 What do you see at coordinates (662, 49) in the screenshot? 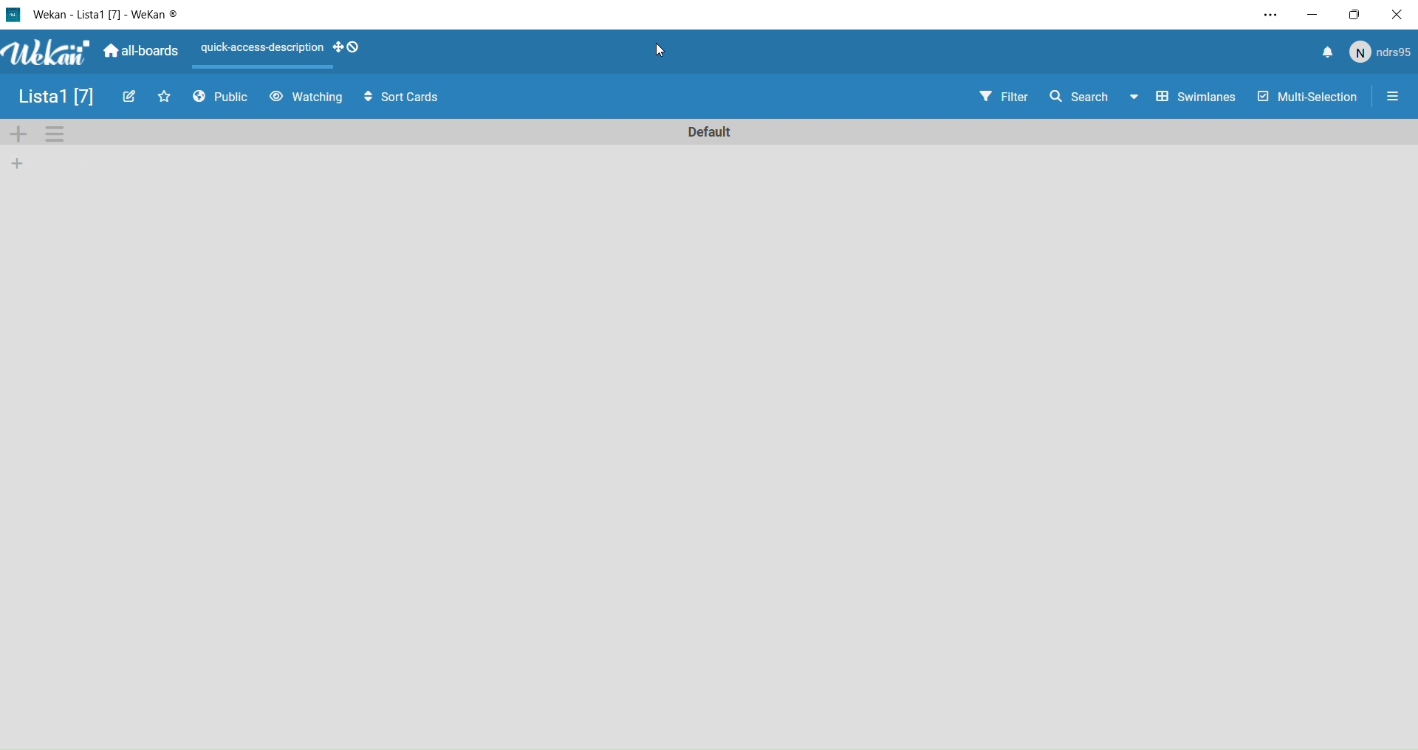
I see `cursor` at bounding box center [662, 49].